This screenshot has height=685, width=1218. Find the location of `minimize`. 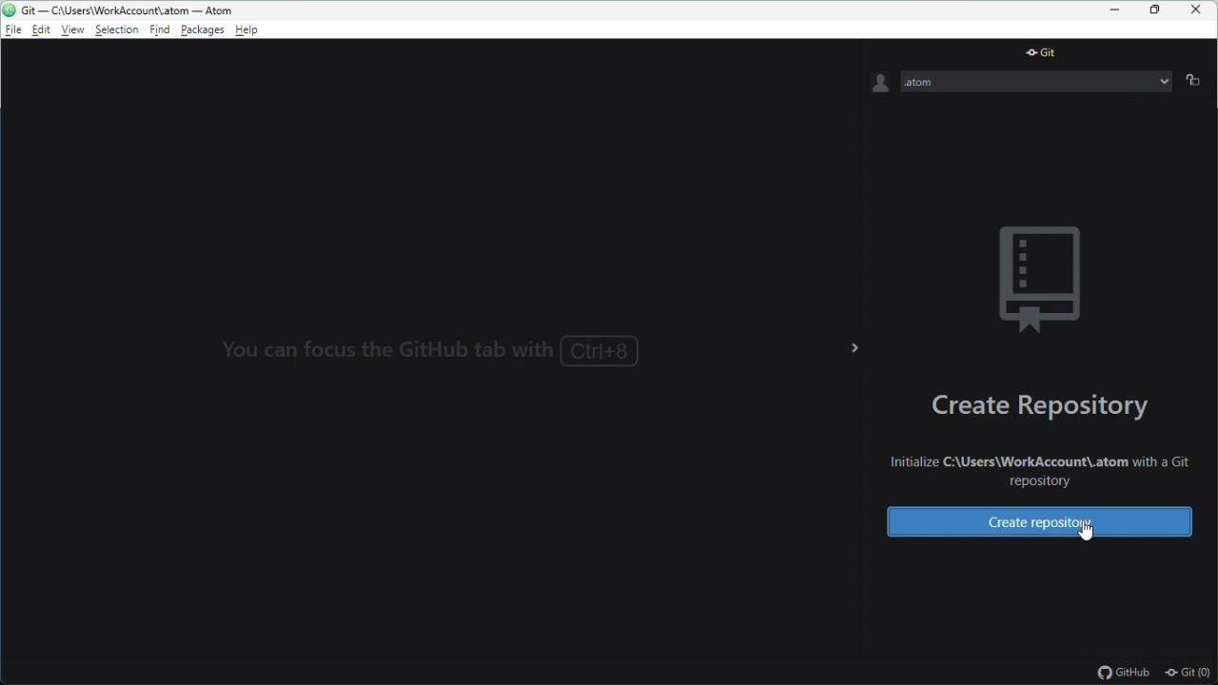

minimize is located at coordinates (1120, 10).